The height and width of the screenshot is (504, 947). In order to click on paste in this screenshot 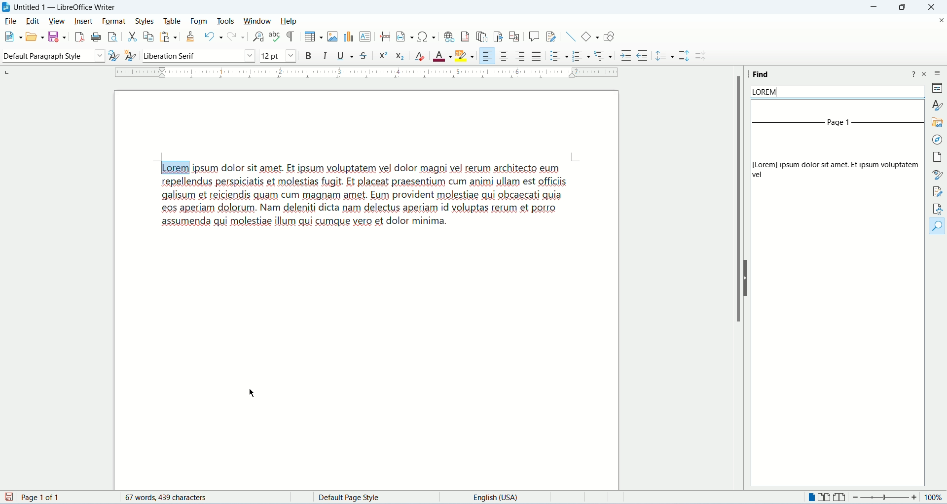, I will do `click(167, 36)`.